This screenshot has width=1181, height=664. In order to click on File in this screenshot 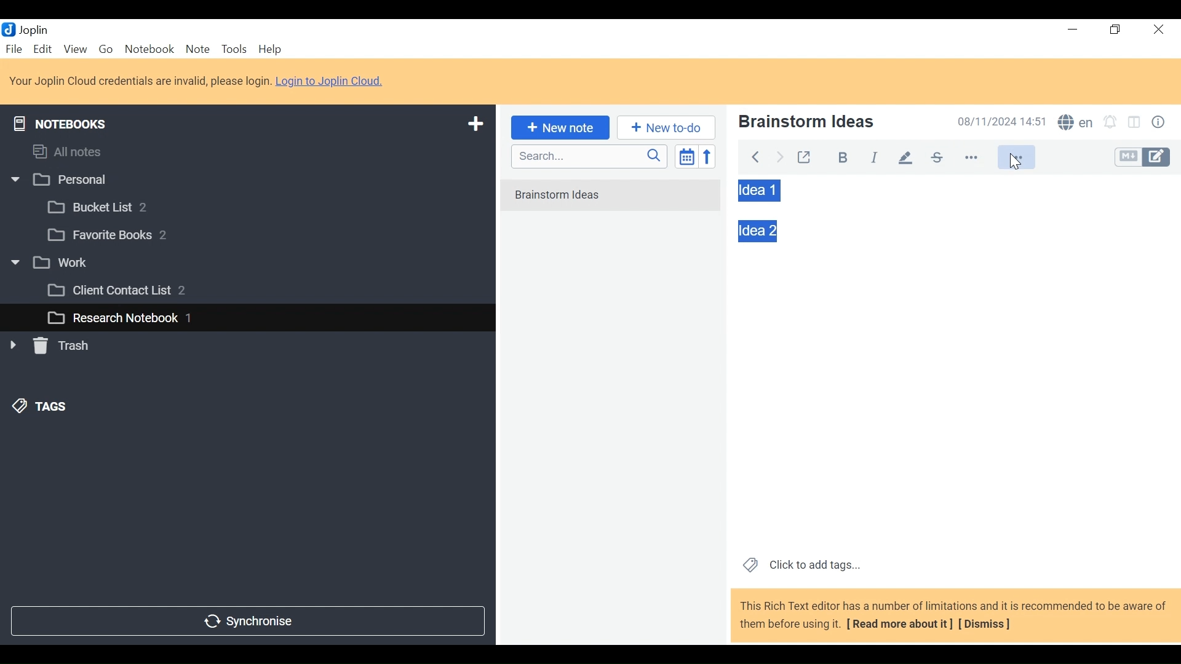, I will do `click(15, 49)`.